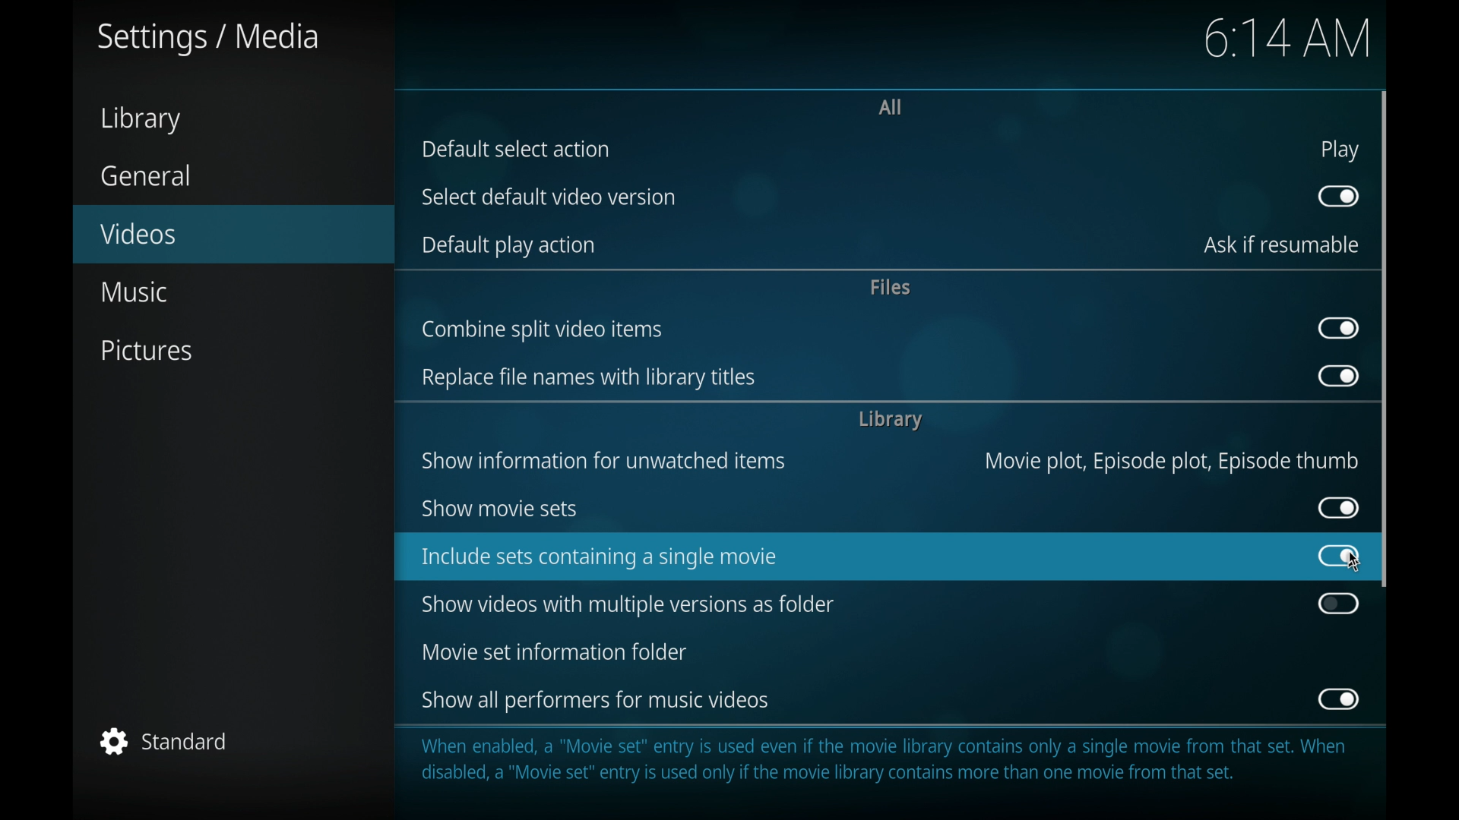 Image resolution: width=1459 pixels, height=820 pixels. I want to click on combine split video items, so click(543, 330).